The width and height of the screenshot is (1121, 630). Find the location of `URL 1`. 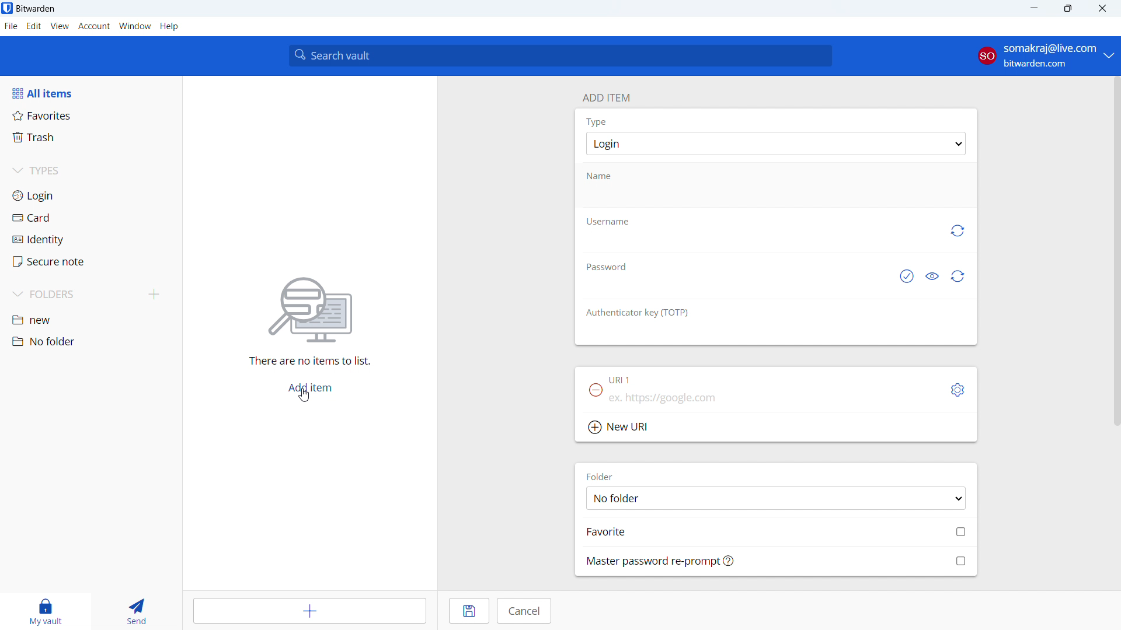

URL 1 is located at coordinates (622, 381).